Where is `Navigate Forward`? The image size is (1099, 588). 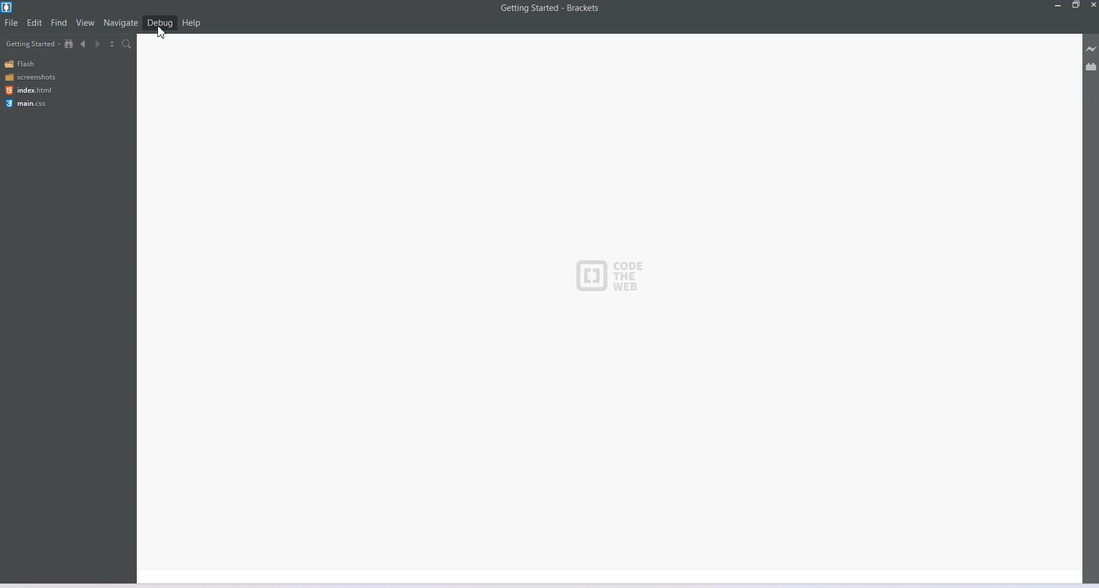
Navigate Forward is located at coordinates (99, 45).